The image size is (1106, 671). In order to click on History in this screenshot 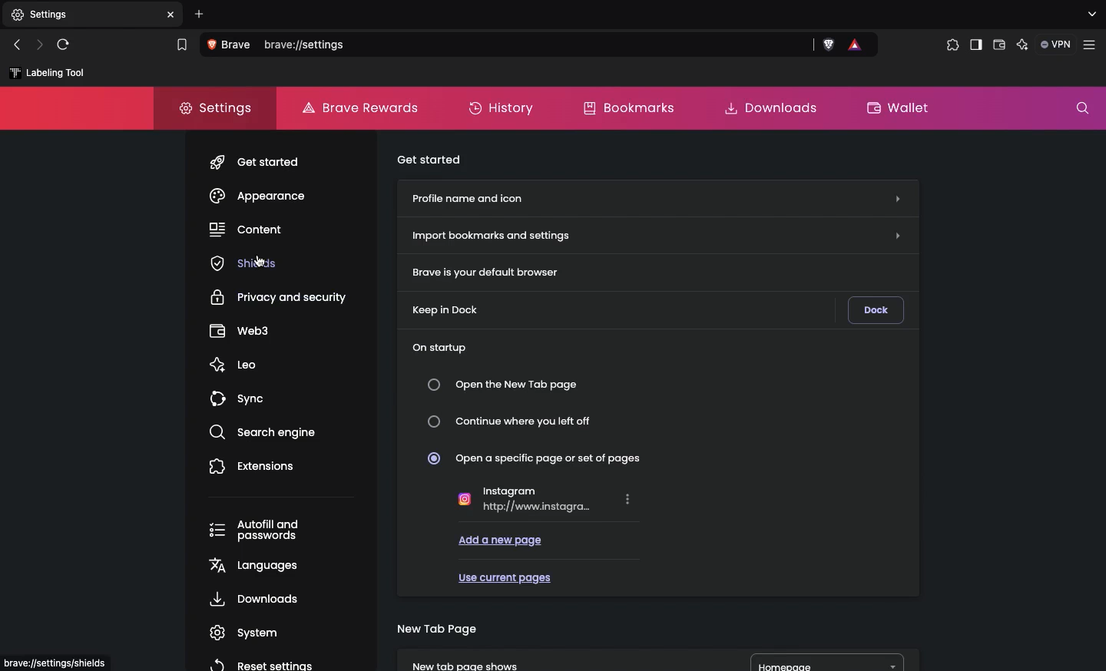, I will do `click(504, 108)`.